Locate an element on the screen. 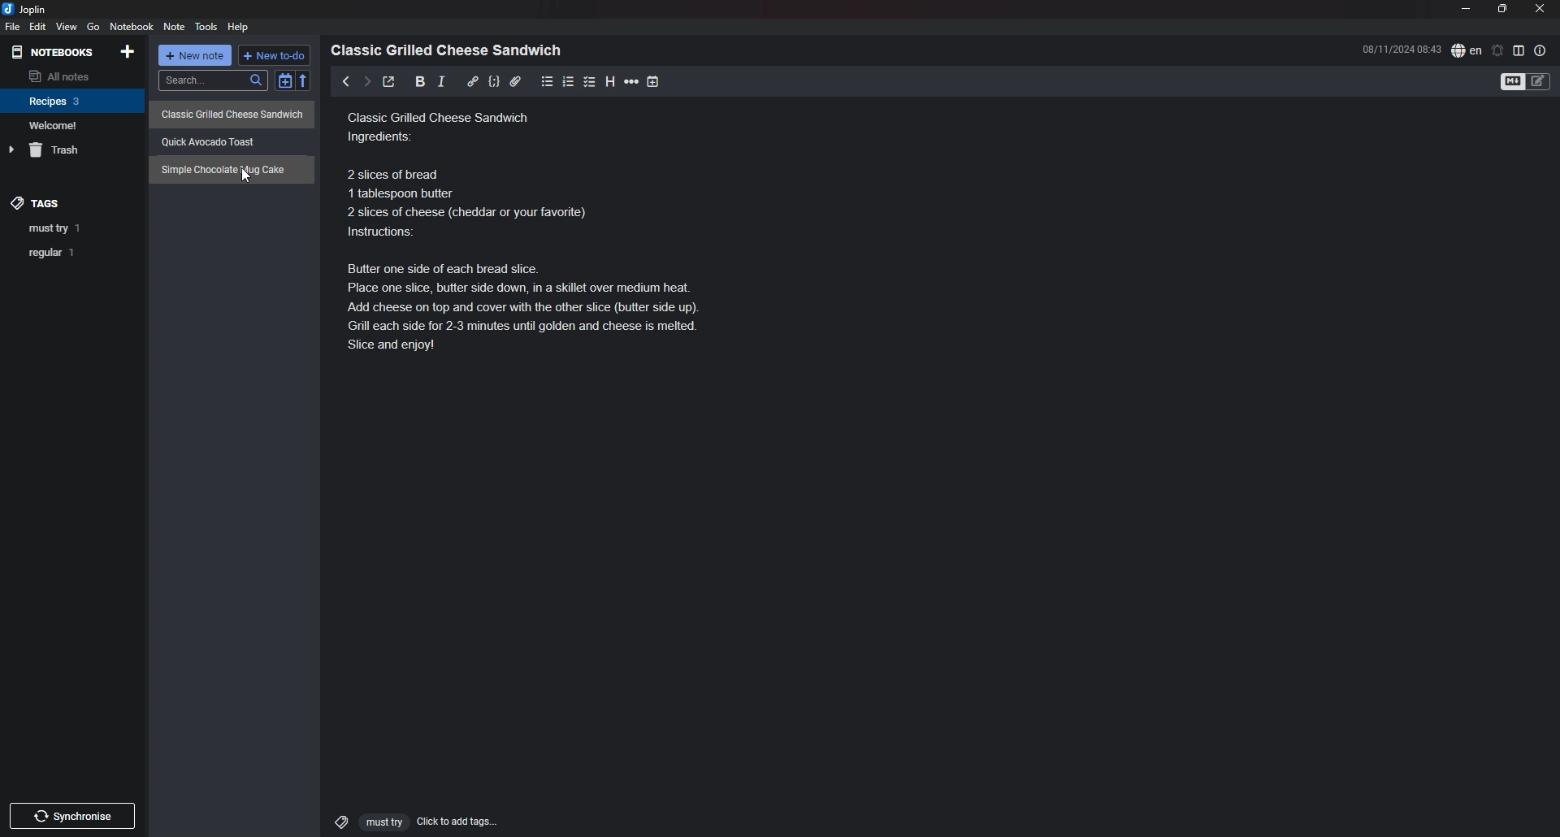 The width and height of the screenshot is (1560, 837). tags is located at coordinates (37, 198).